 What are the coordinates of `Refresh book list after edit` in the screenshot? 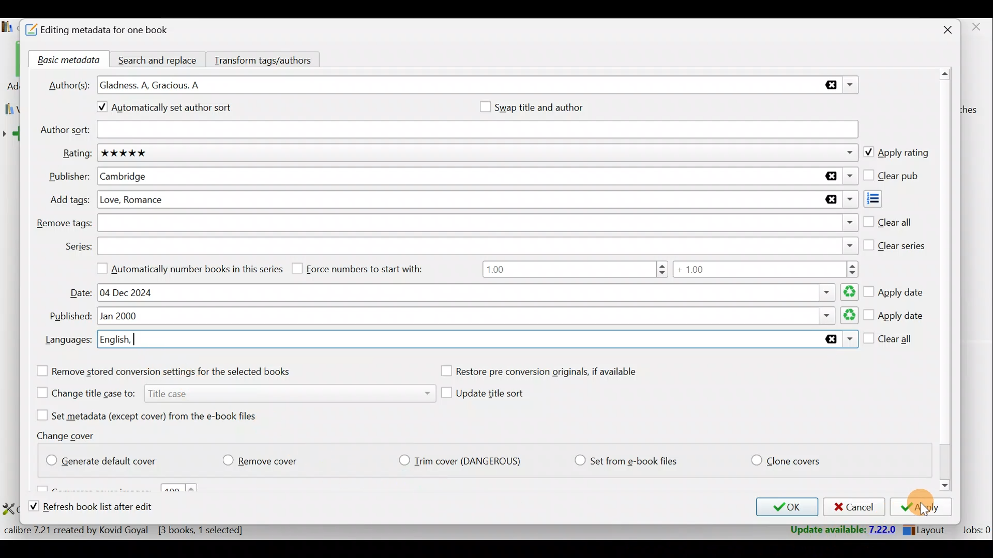 It's located at (100, 508).